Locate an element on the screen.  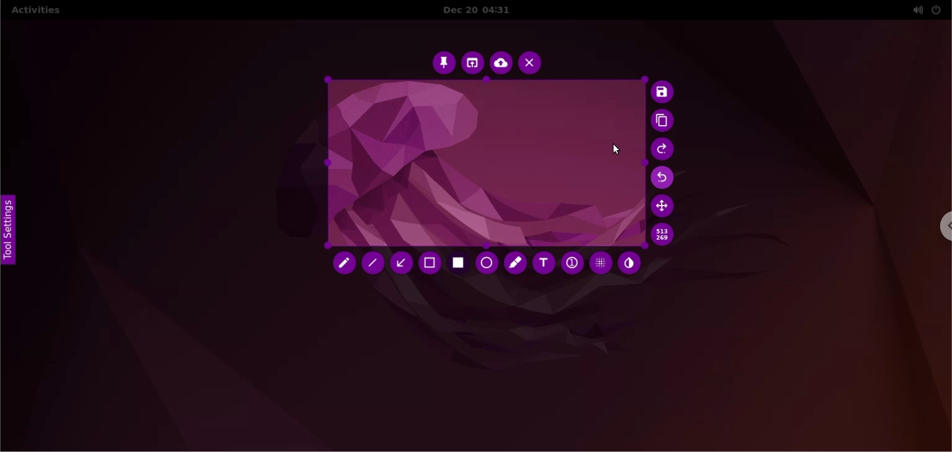
arrow tool is located at coordinates (400, 265).